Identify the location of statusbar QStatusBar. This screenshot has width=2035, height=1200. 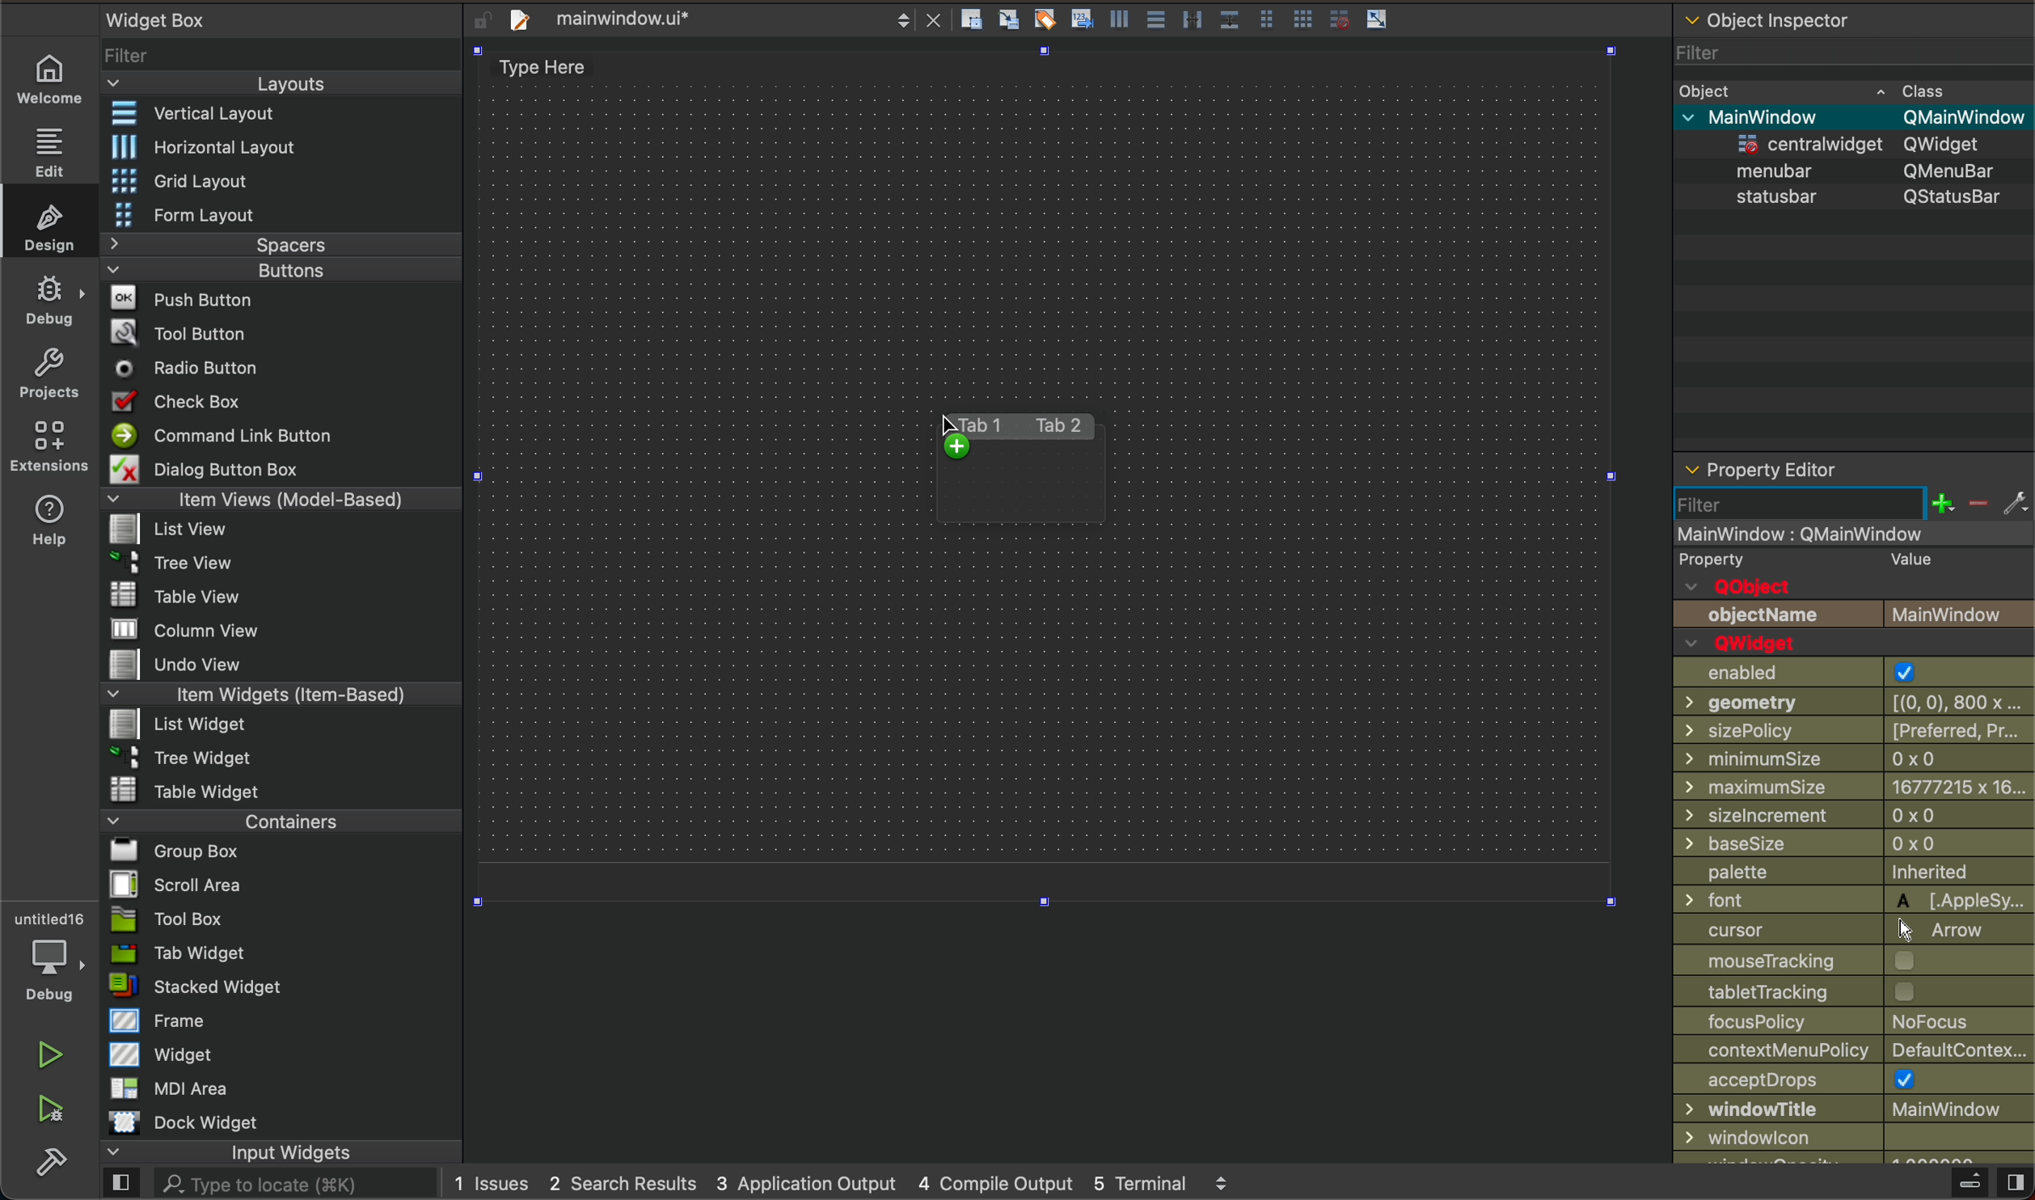
(1851, 196).